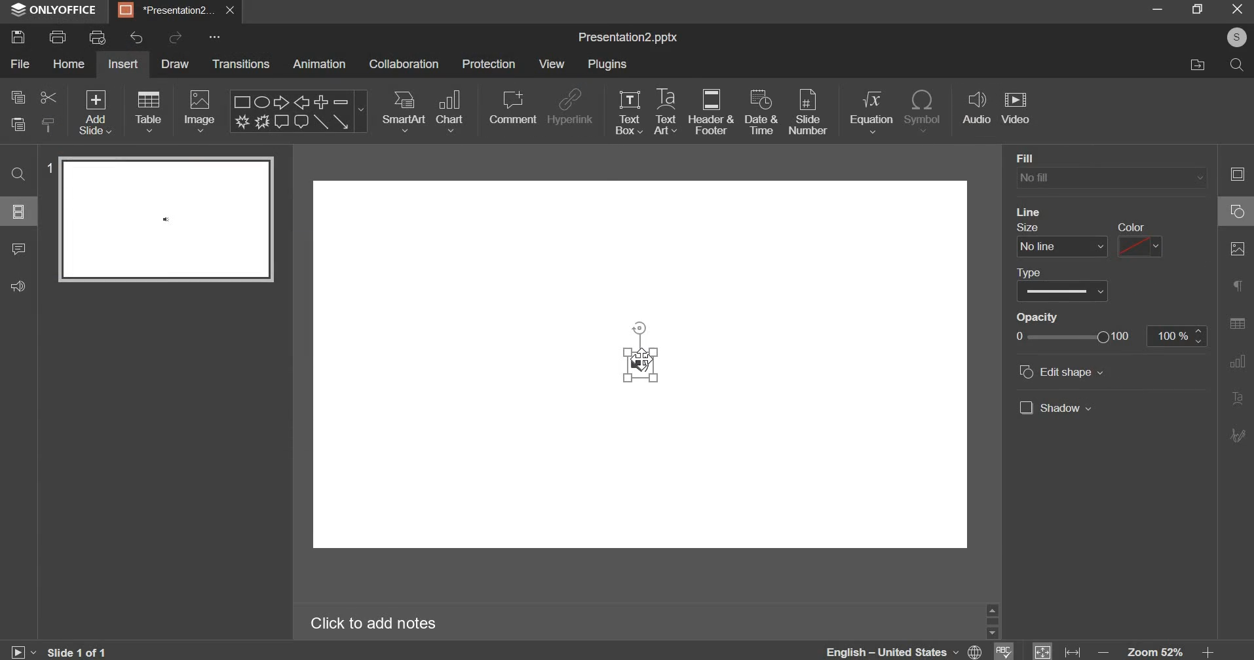 This screenshot has height=660, width=1254. I want to click on table, so click(148, 112).